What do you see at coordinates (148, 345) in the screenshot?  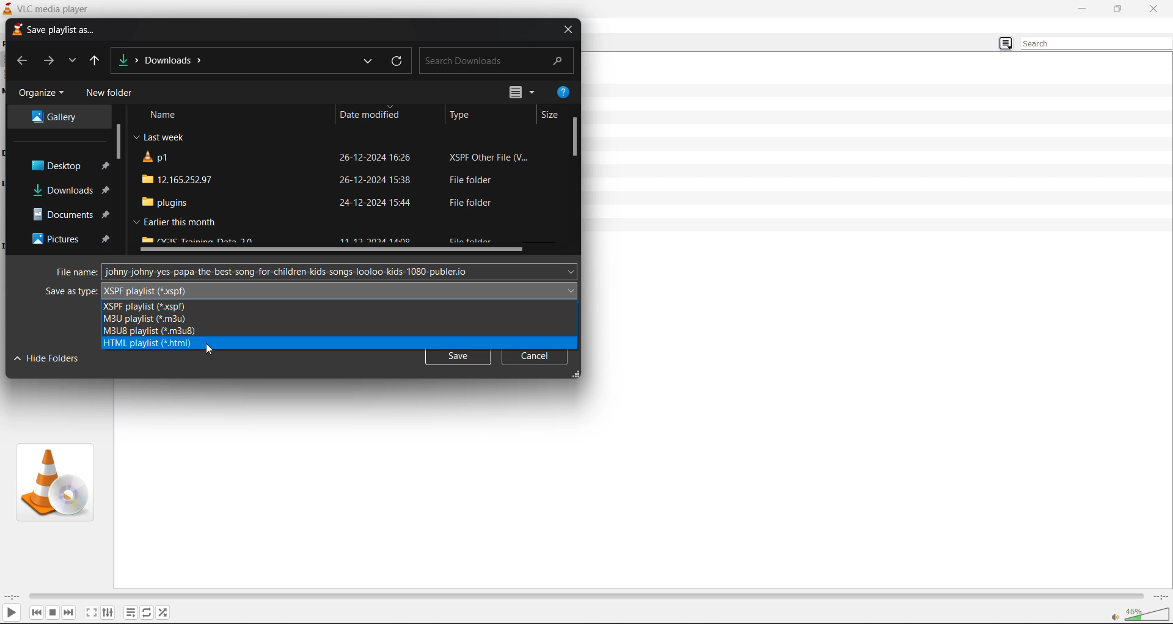 I see `html playlist` at bounding box center [148, 345].